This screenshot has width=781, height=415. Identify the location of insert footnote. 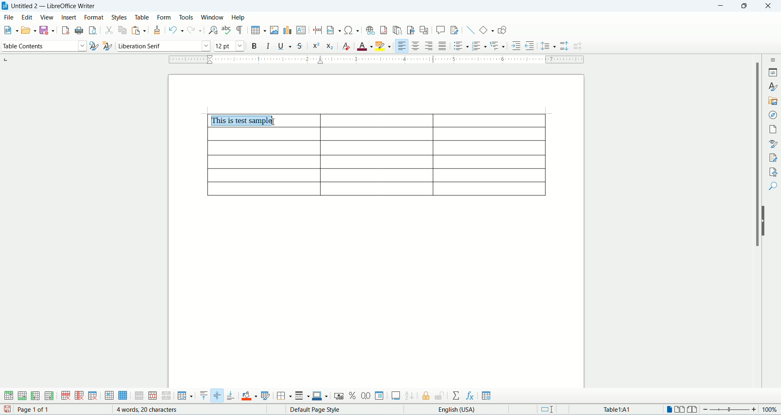
(384, 30).